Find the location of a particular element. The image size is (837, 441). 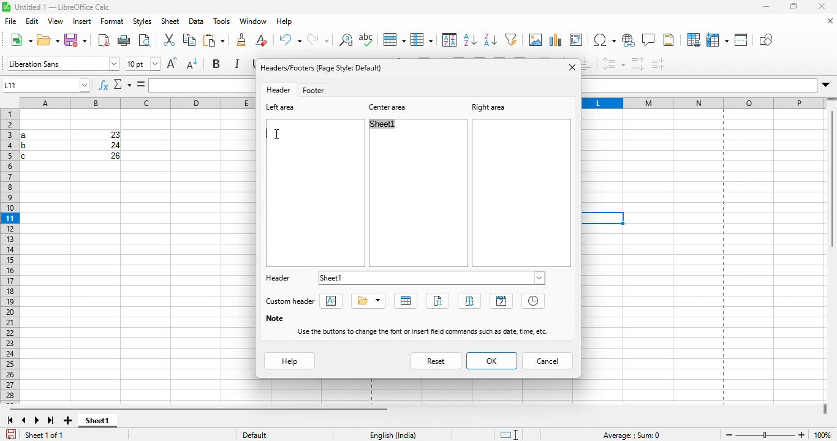

comment is located at coordinates (650, 41).